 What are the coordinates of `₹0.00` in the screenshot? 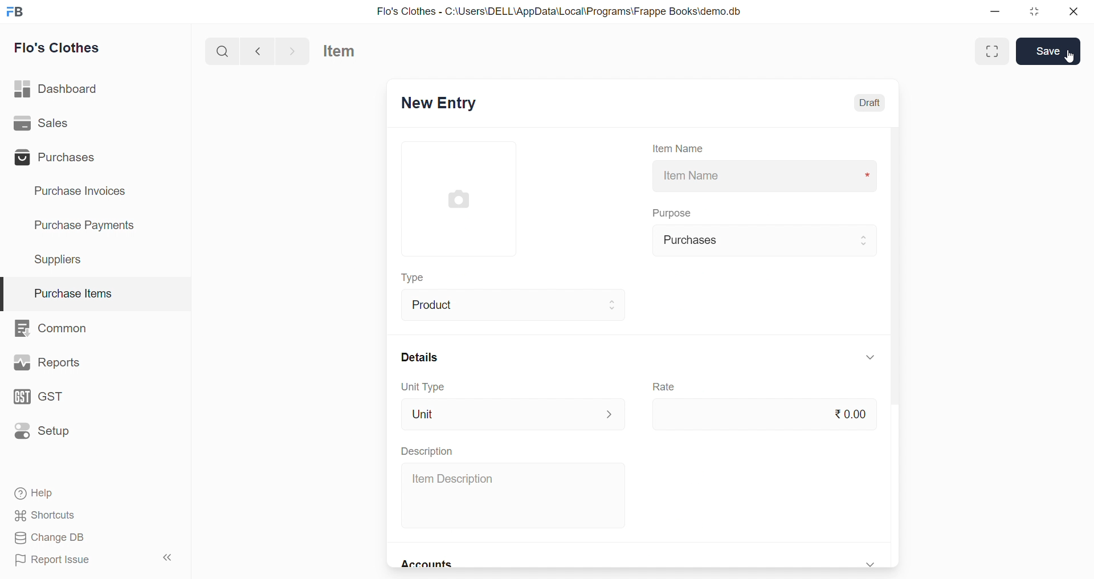 It's located at (762, 414).